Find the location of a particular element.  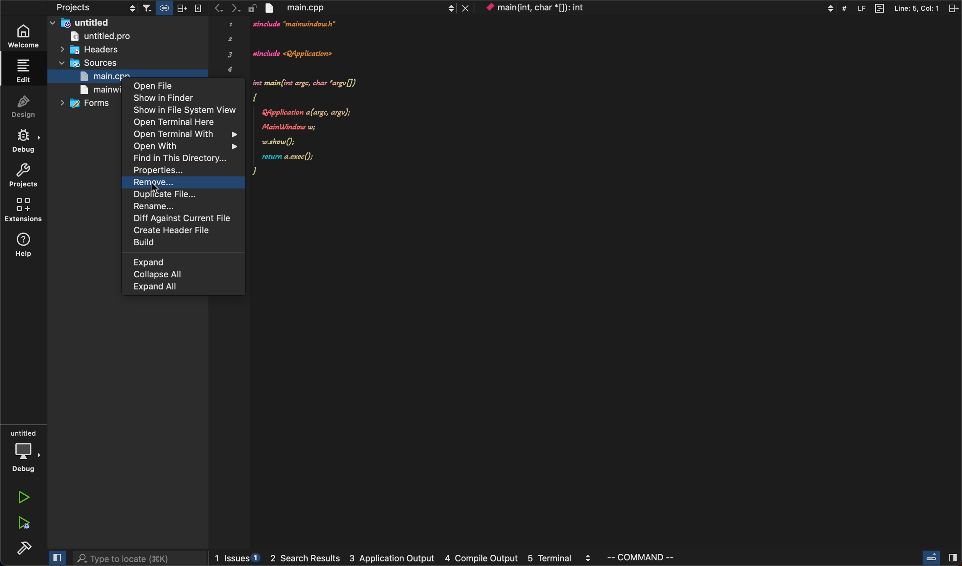

properties is located at coordinates (167, 170).